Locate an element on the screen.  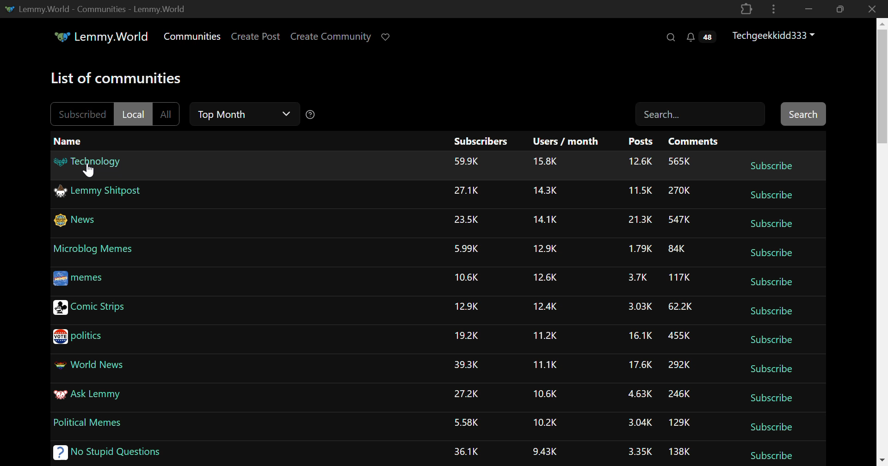
27.2K is located at coordinates (465, 394).